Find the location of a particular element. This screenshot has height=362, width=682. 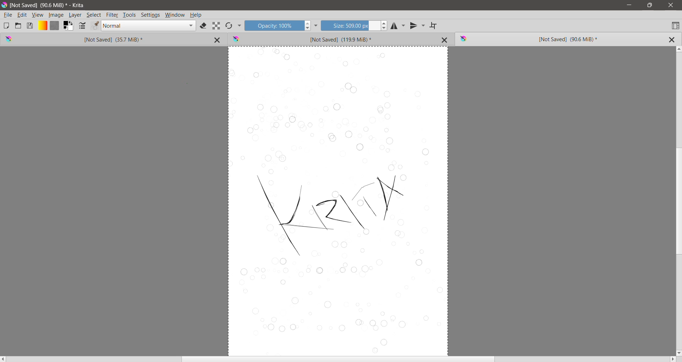

Select is located at coordinates (94, 15).